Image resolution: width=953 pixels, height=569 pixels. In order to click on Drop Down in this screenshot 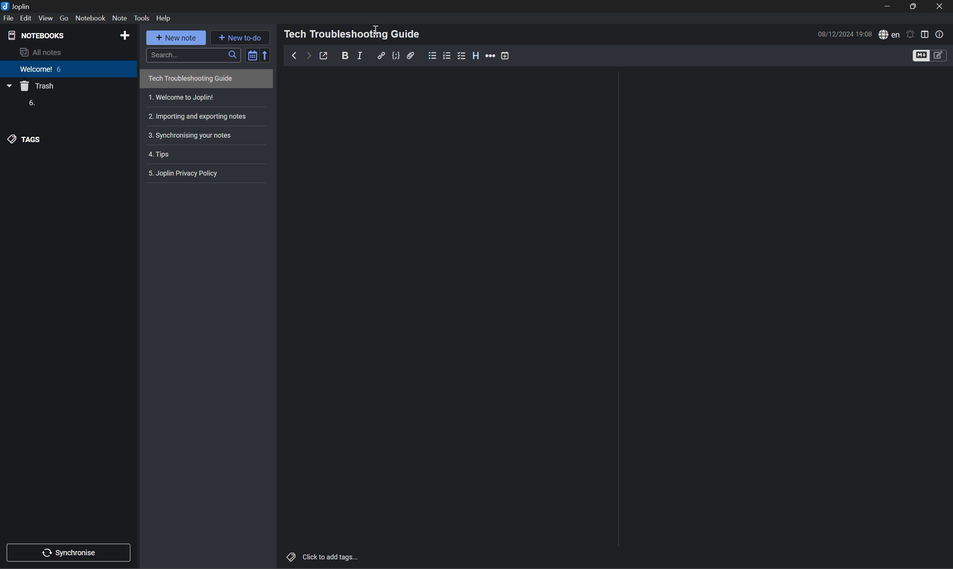, I will do `click(8, 87)`.